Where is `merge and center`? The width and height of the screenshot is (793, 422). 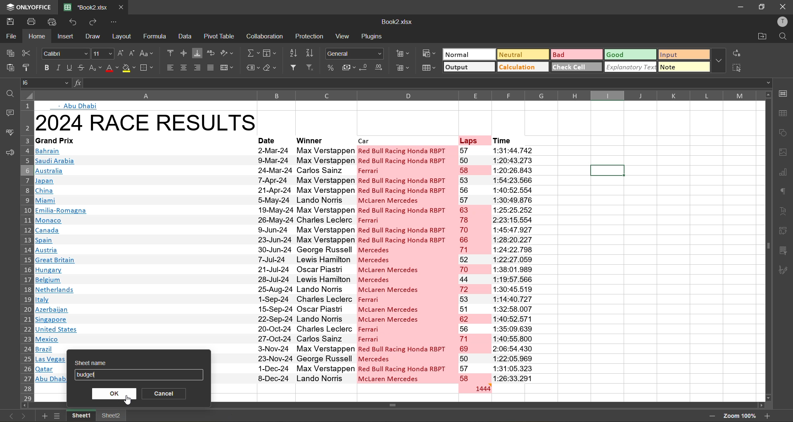
merge and center is located at coordinates (228, 68).